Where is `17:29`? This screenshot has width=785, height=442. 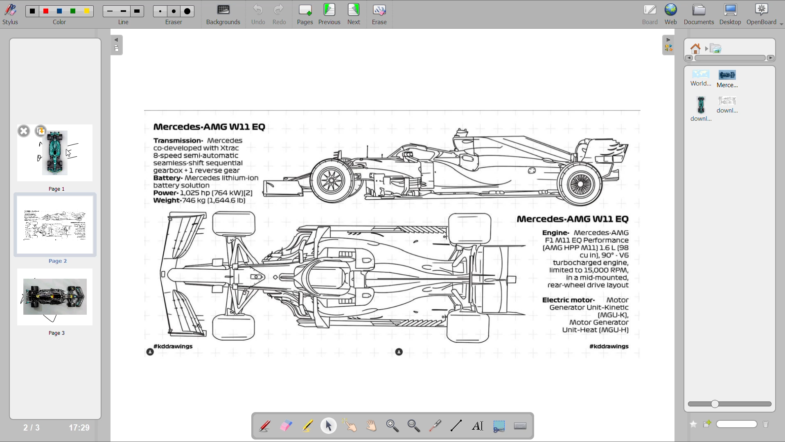 17:29 is located at coordinates (80, 428).